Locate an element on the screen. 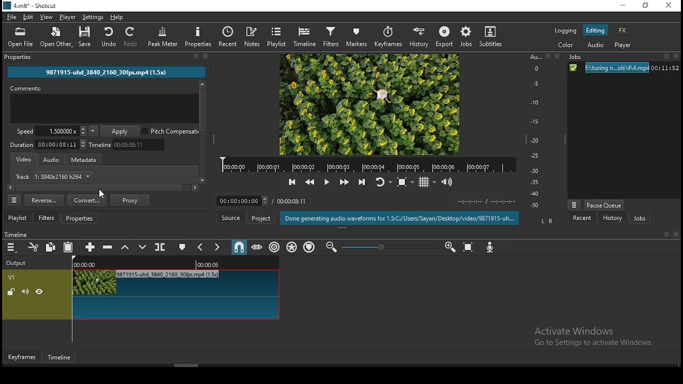 This screenshot has height=384, width=683. bookmark is located at coordinates (666, 58).